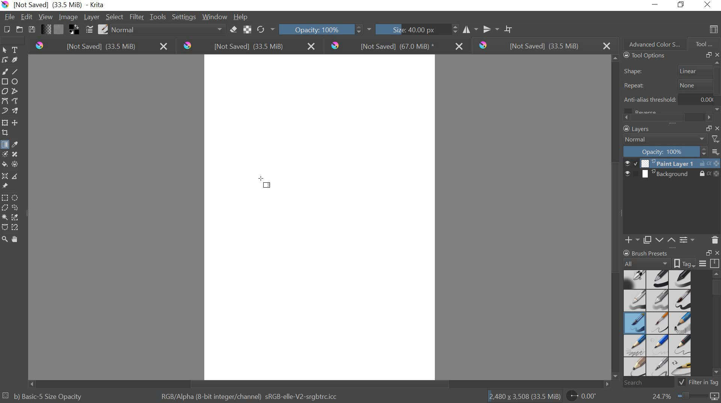 The height and width of the screenshot is (403, 721). What do you see at coordinates (18, 30) in the screenshot?
I see `OPEN AN EXISTING DOCUMENT` at bounding box center [18, 30].